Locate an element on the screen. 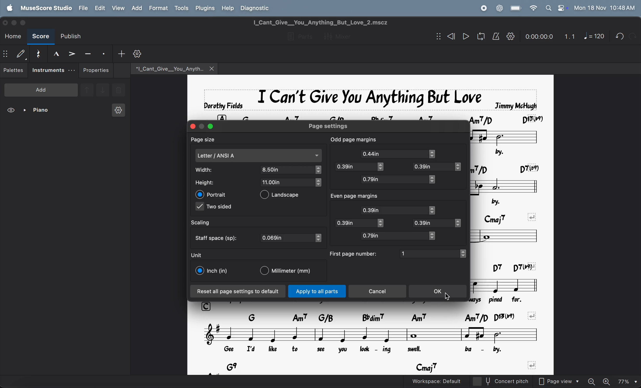  view is located at coordinates (12, 111).